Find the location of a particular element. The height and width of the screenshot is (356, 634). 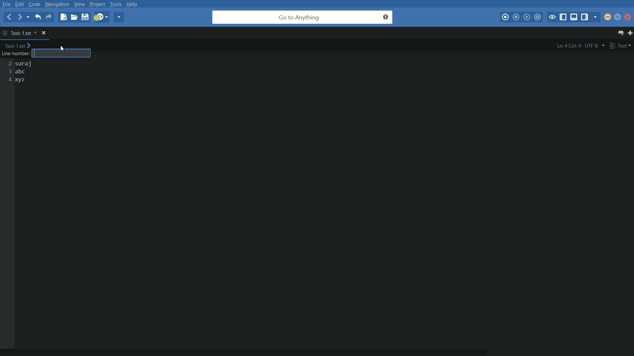

save file is located at coordinates (85, 18).